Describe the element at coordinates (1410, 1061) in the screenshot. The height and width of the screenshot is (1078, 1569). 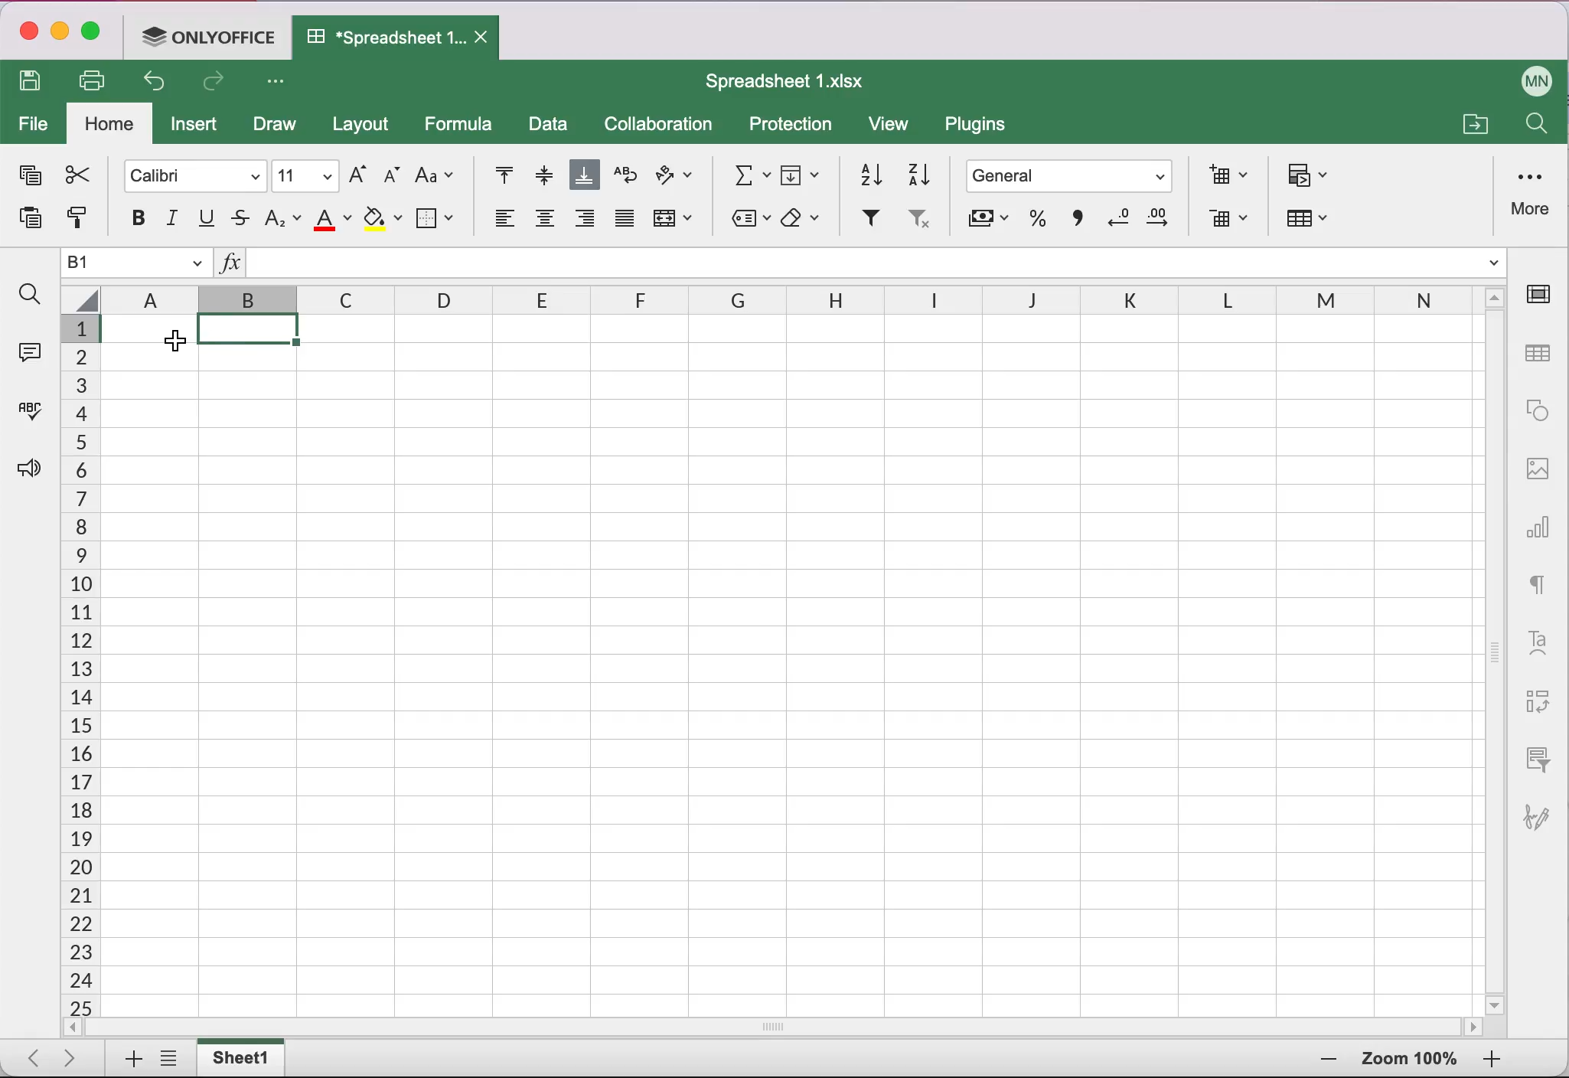
I see `zoom percentage` at that location.